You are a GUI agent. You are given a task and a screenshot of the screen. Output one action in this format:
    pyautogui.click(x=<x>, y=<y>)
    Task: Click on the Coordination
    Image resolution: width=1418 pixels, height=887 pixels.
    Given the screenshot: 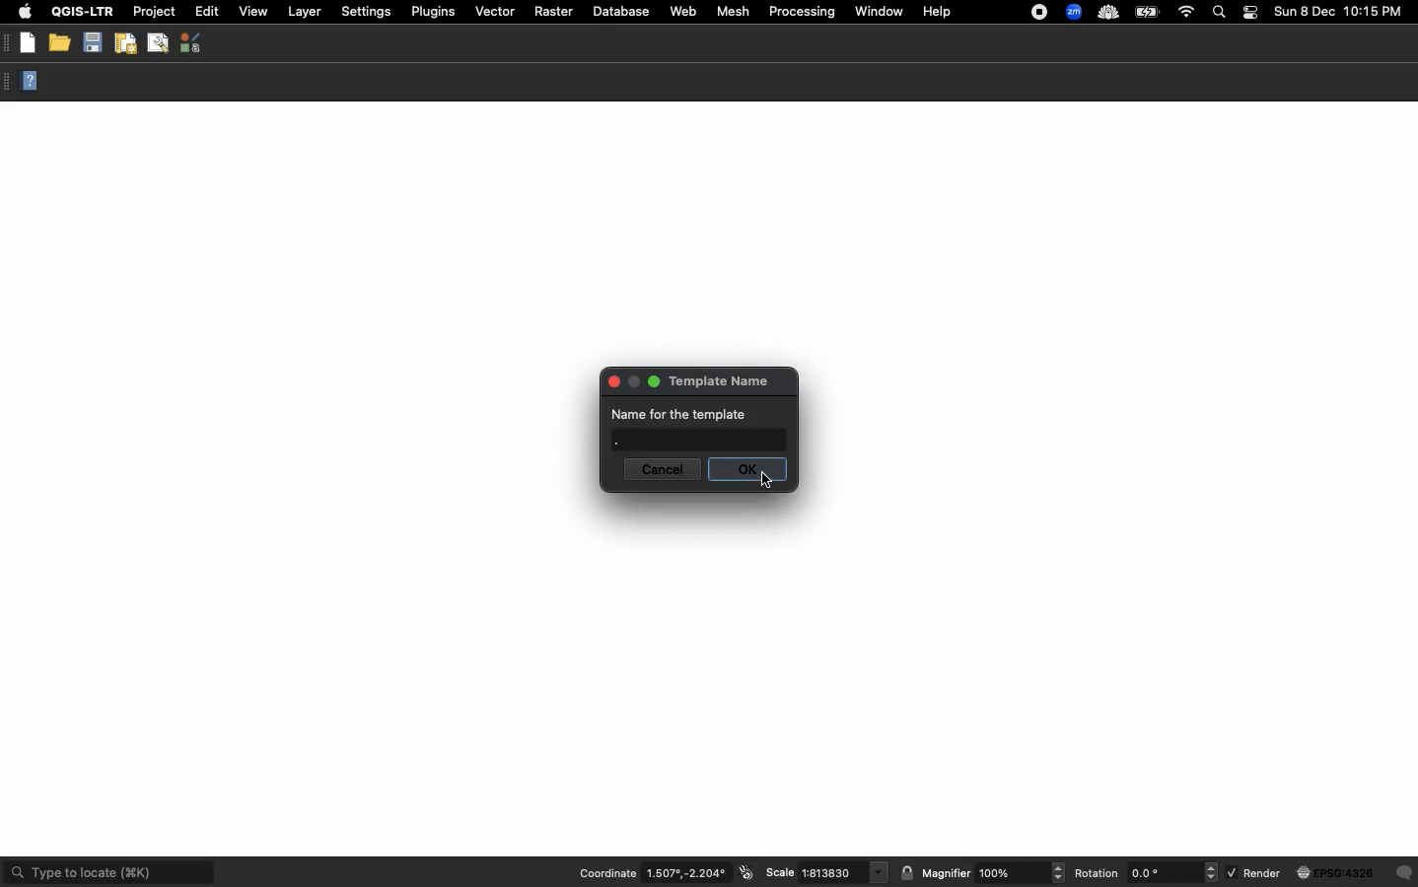 What is the action you would take?
    pyautogui.click(x=605, y=874)
    